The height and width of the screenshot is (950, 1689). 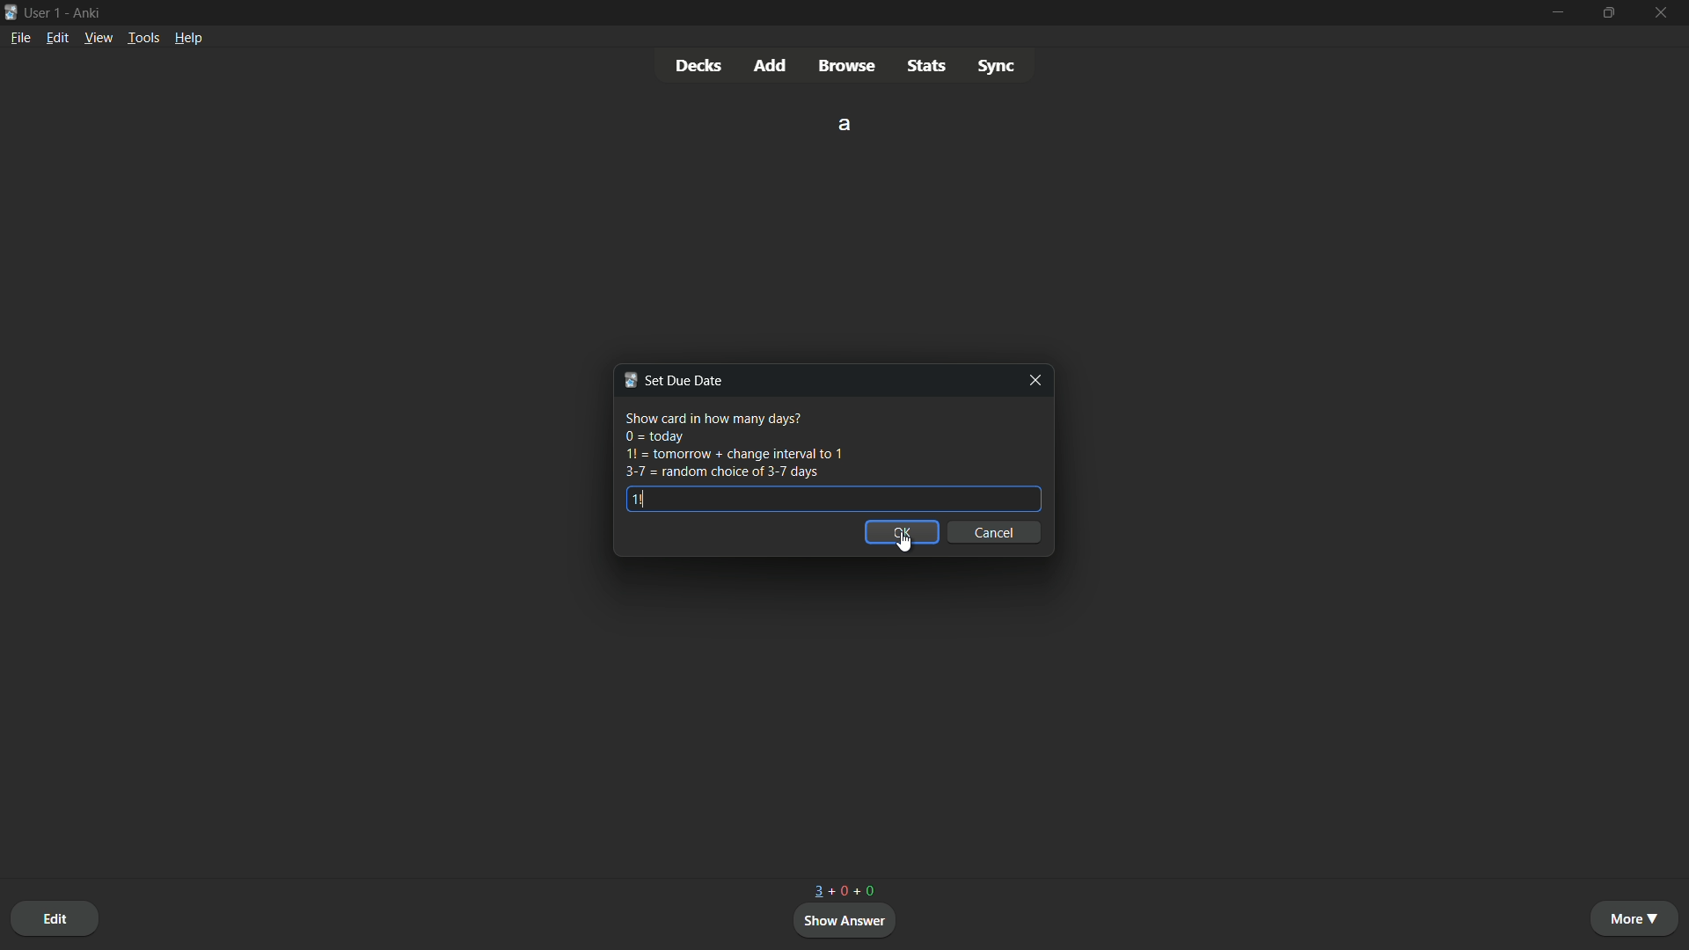 I want to click on +0, so click(x=870, y=892).